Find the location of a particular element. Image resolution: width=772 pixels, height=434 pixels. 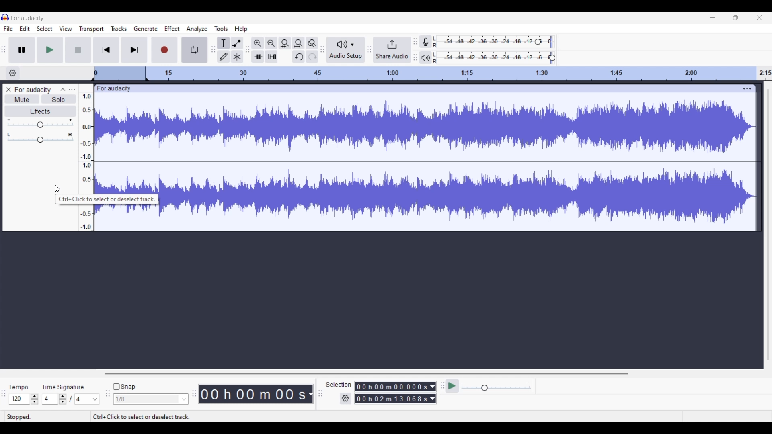

Pause is located at coordinates (22, 49).